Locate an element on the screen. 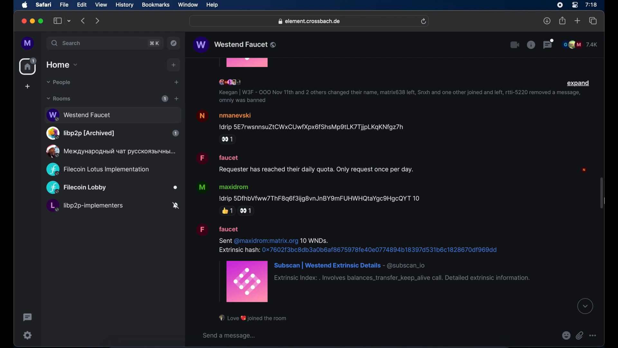 The height and width of the screenshot is (348, 618). close is located at coordinates (23, 21).